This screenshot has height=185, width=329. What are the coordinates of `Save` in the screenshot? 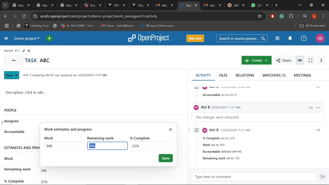 It's located at (166, 158).